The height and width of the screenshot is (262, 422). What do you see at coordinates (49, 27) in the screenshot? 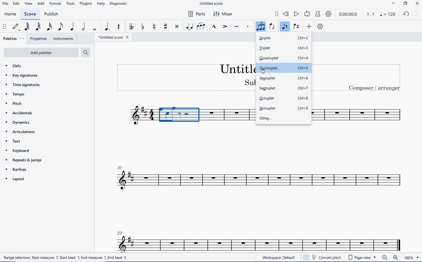
I see `16TH NOTE` at bounding box center [49, 27].